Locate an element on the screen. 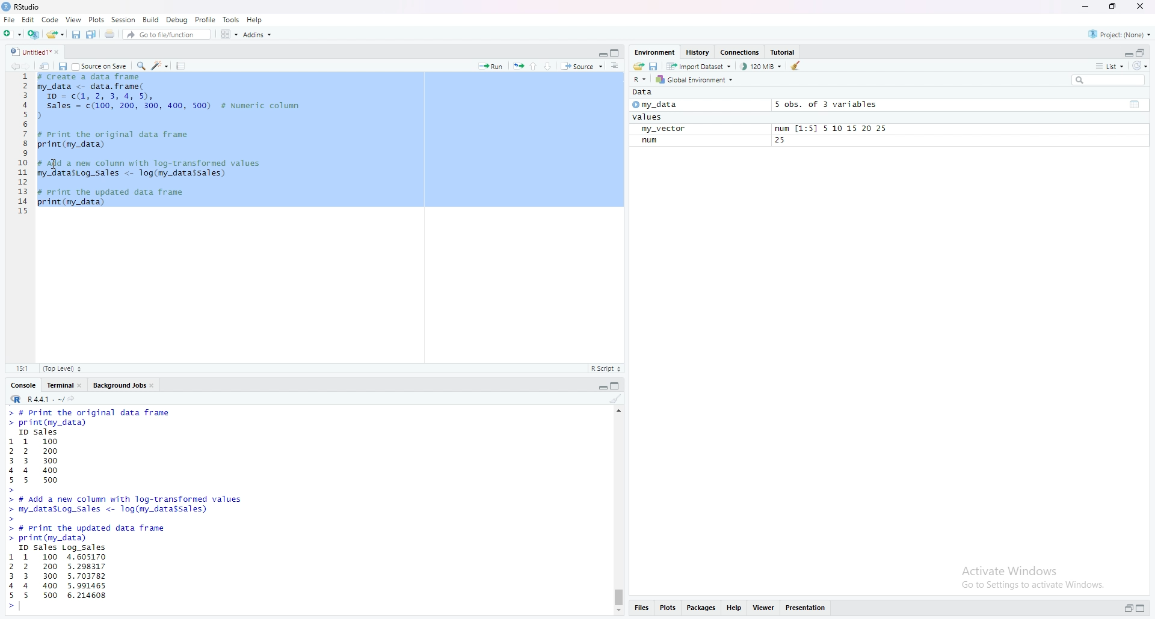 This screenshot has height=619, width=1155. packages is located at coordinates (700, 610).